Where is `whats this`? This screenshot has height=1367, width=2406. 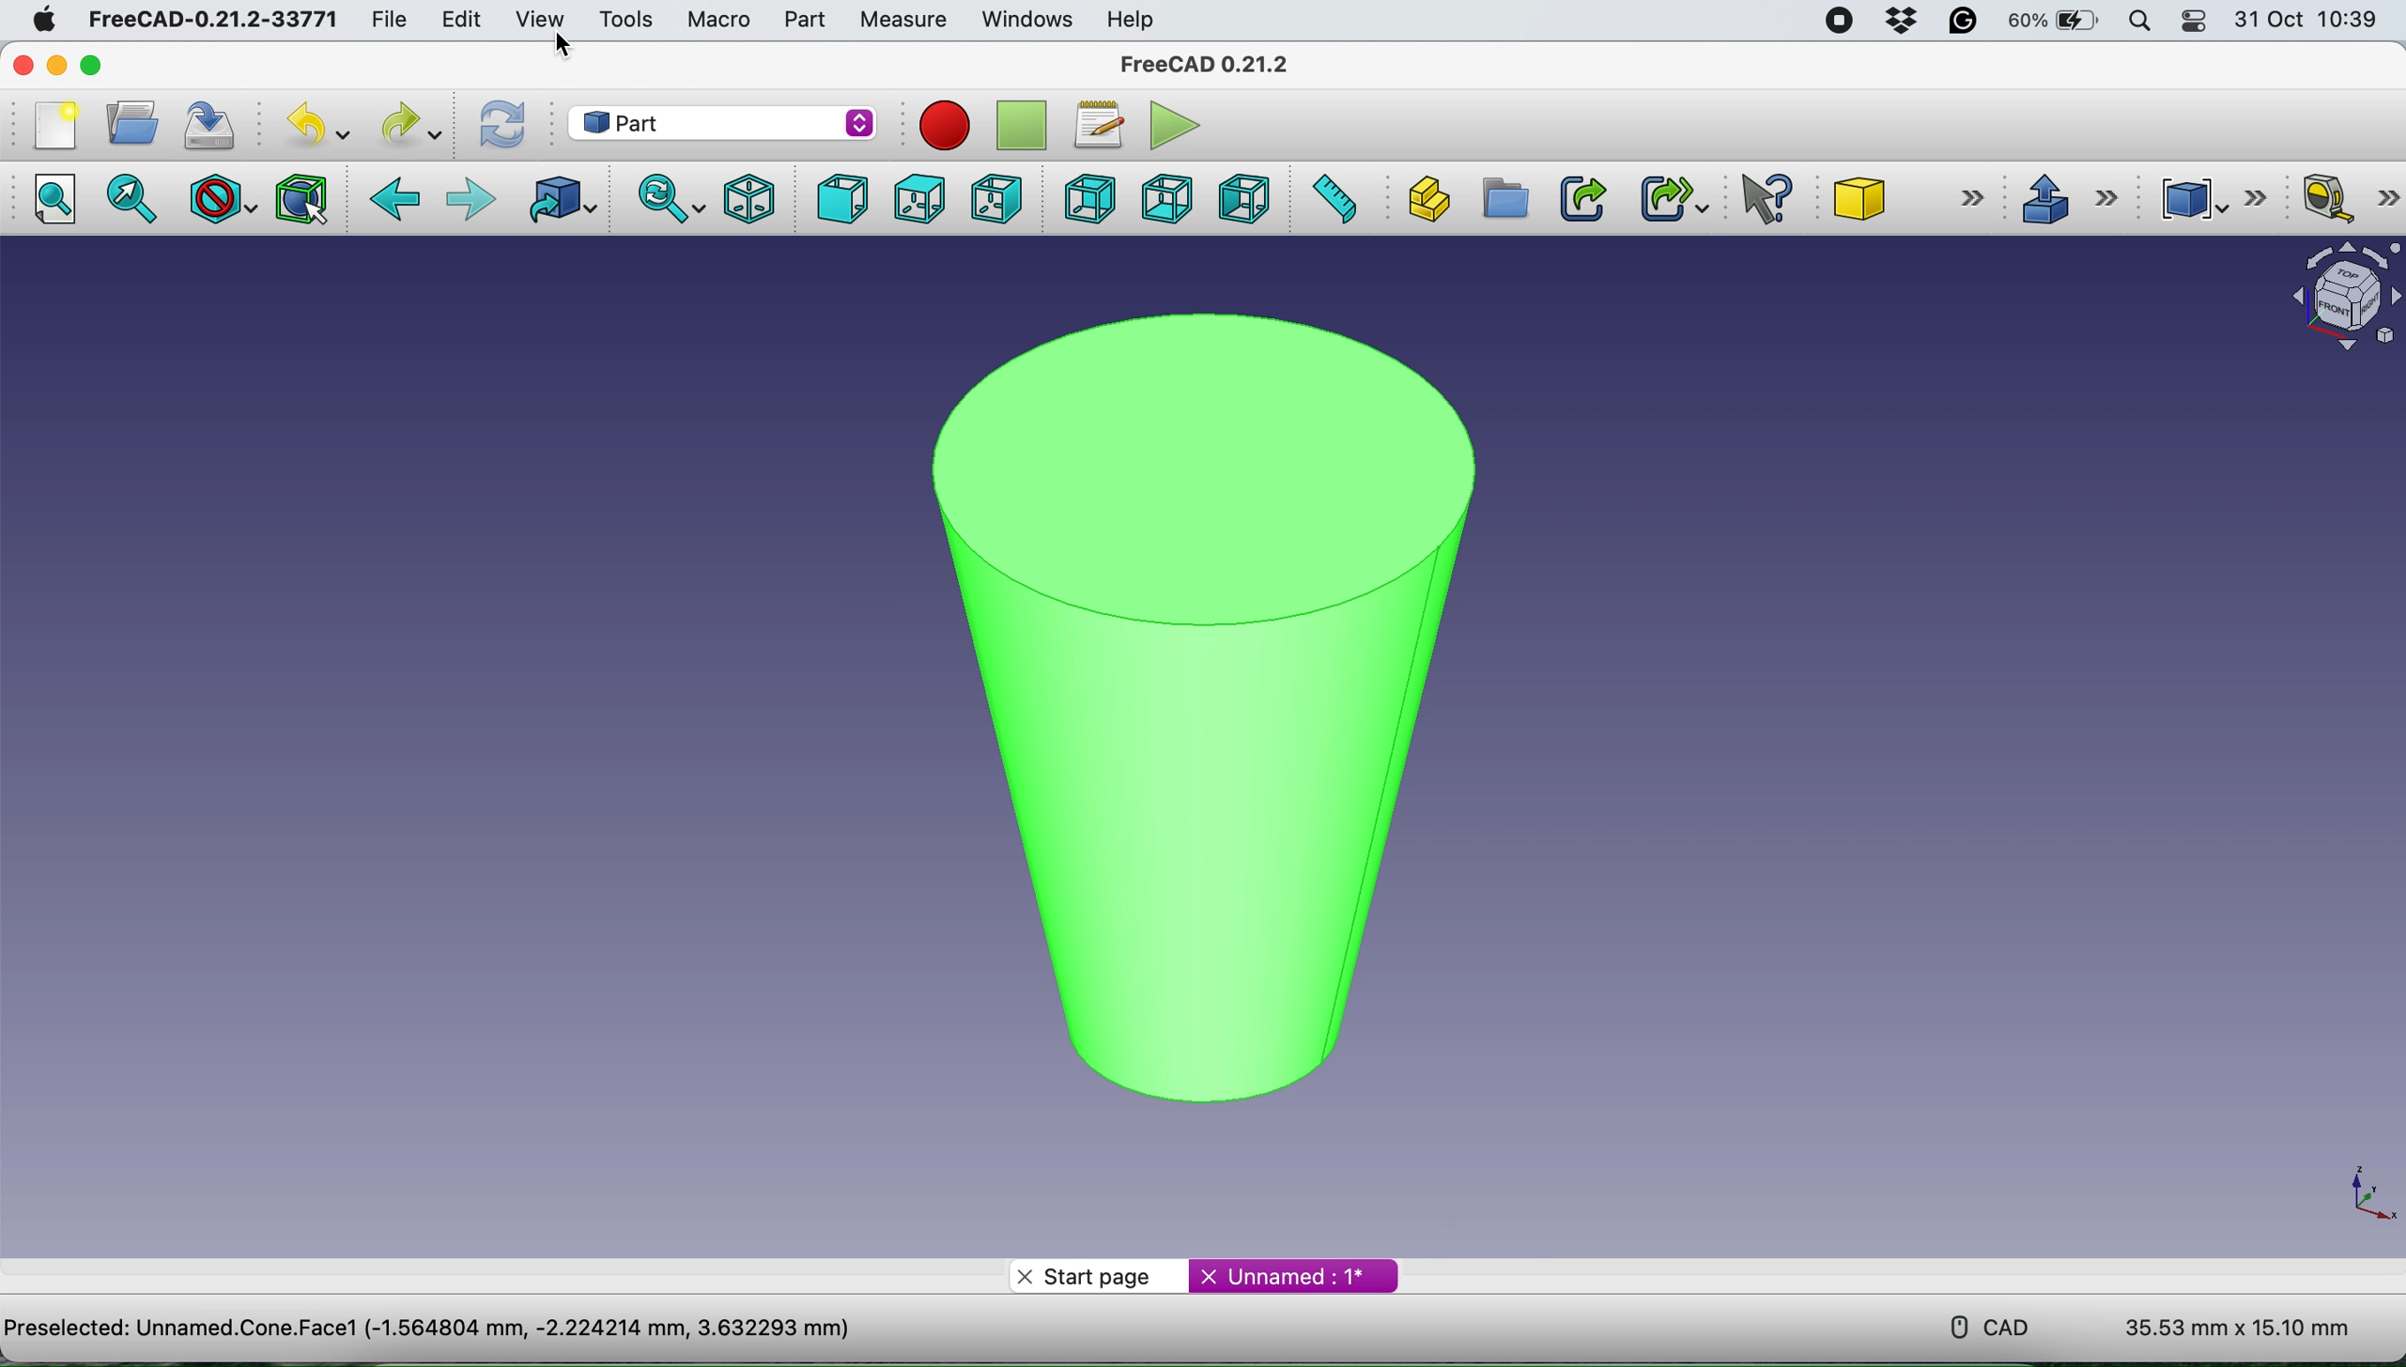 whats this is located at coordinates (1757, 200).